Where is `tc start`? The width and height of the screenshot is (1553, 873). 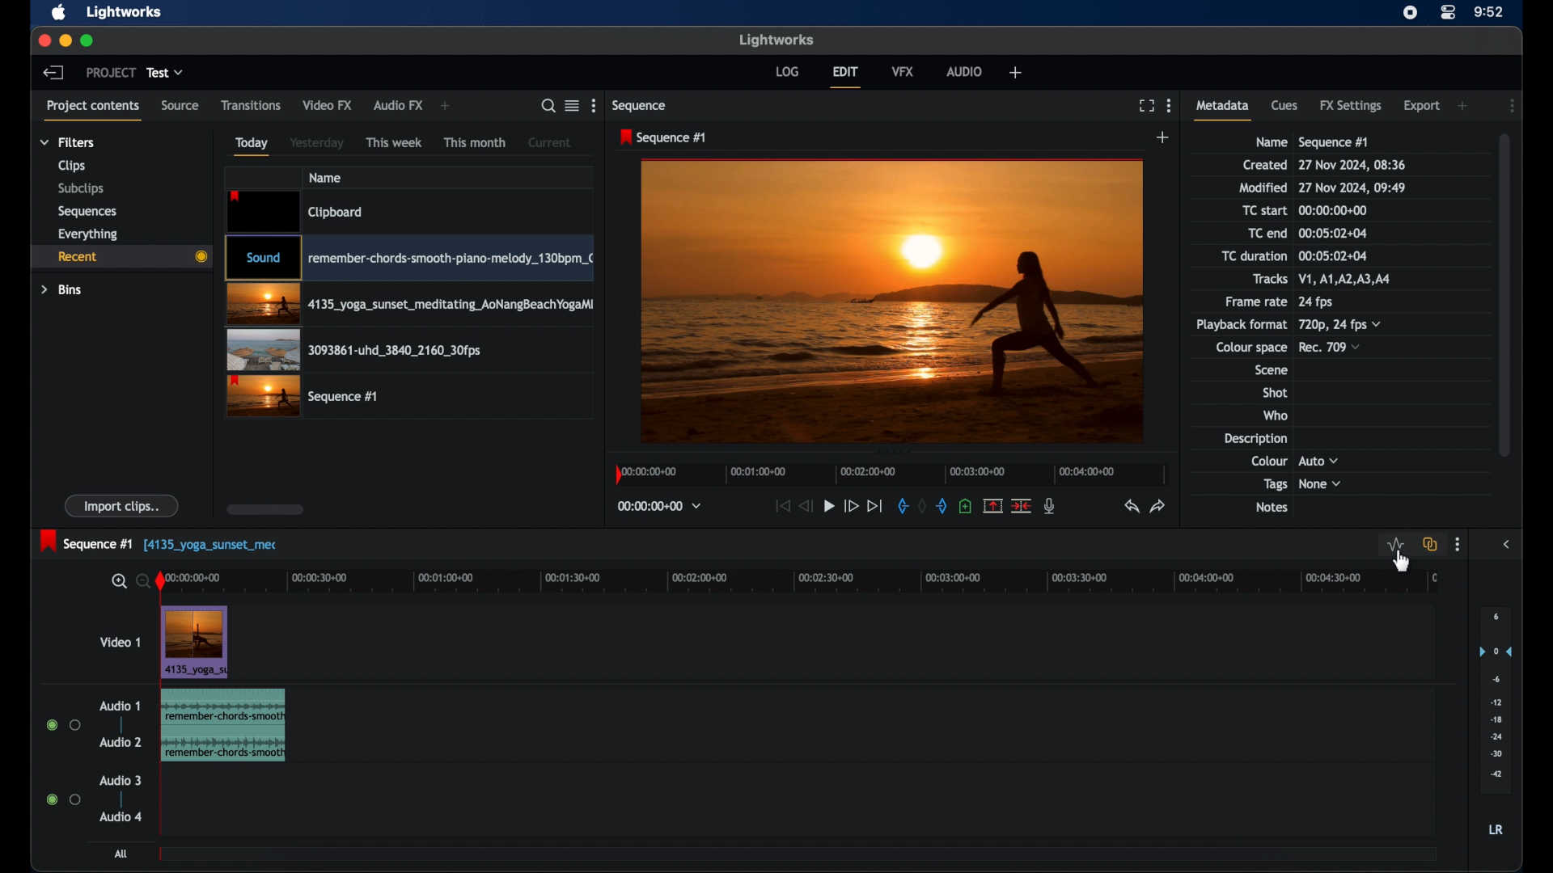
tc start is located at coordinates (1336, 209).